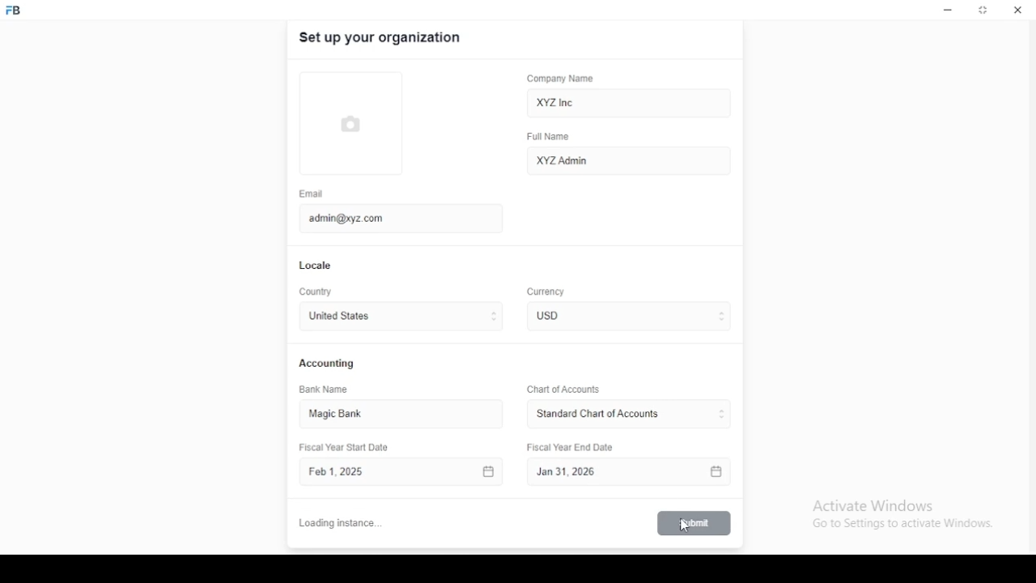 The height and width of the screenshot is (583, 1036). I want to click on close window, so click(1016, 10).